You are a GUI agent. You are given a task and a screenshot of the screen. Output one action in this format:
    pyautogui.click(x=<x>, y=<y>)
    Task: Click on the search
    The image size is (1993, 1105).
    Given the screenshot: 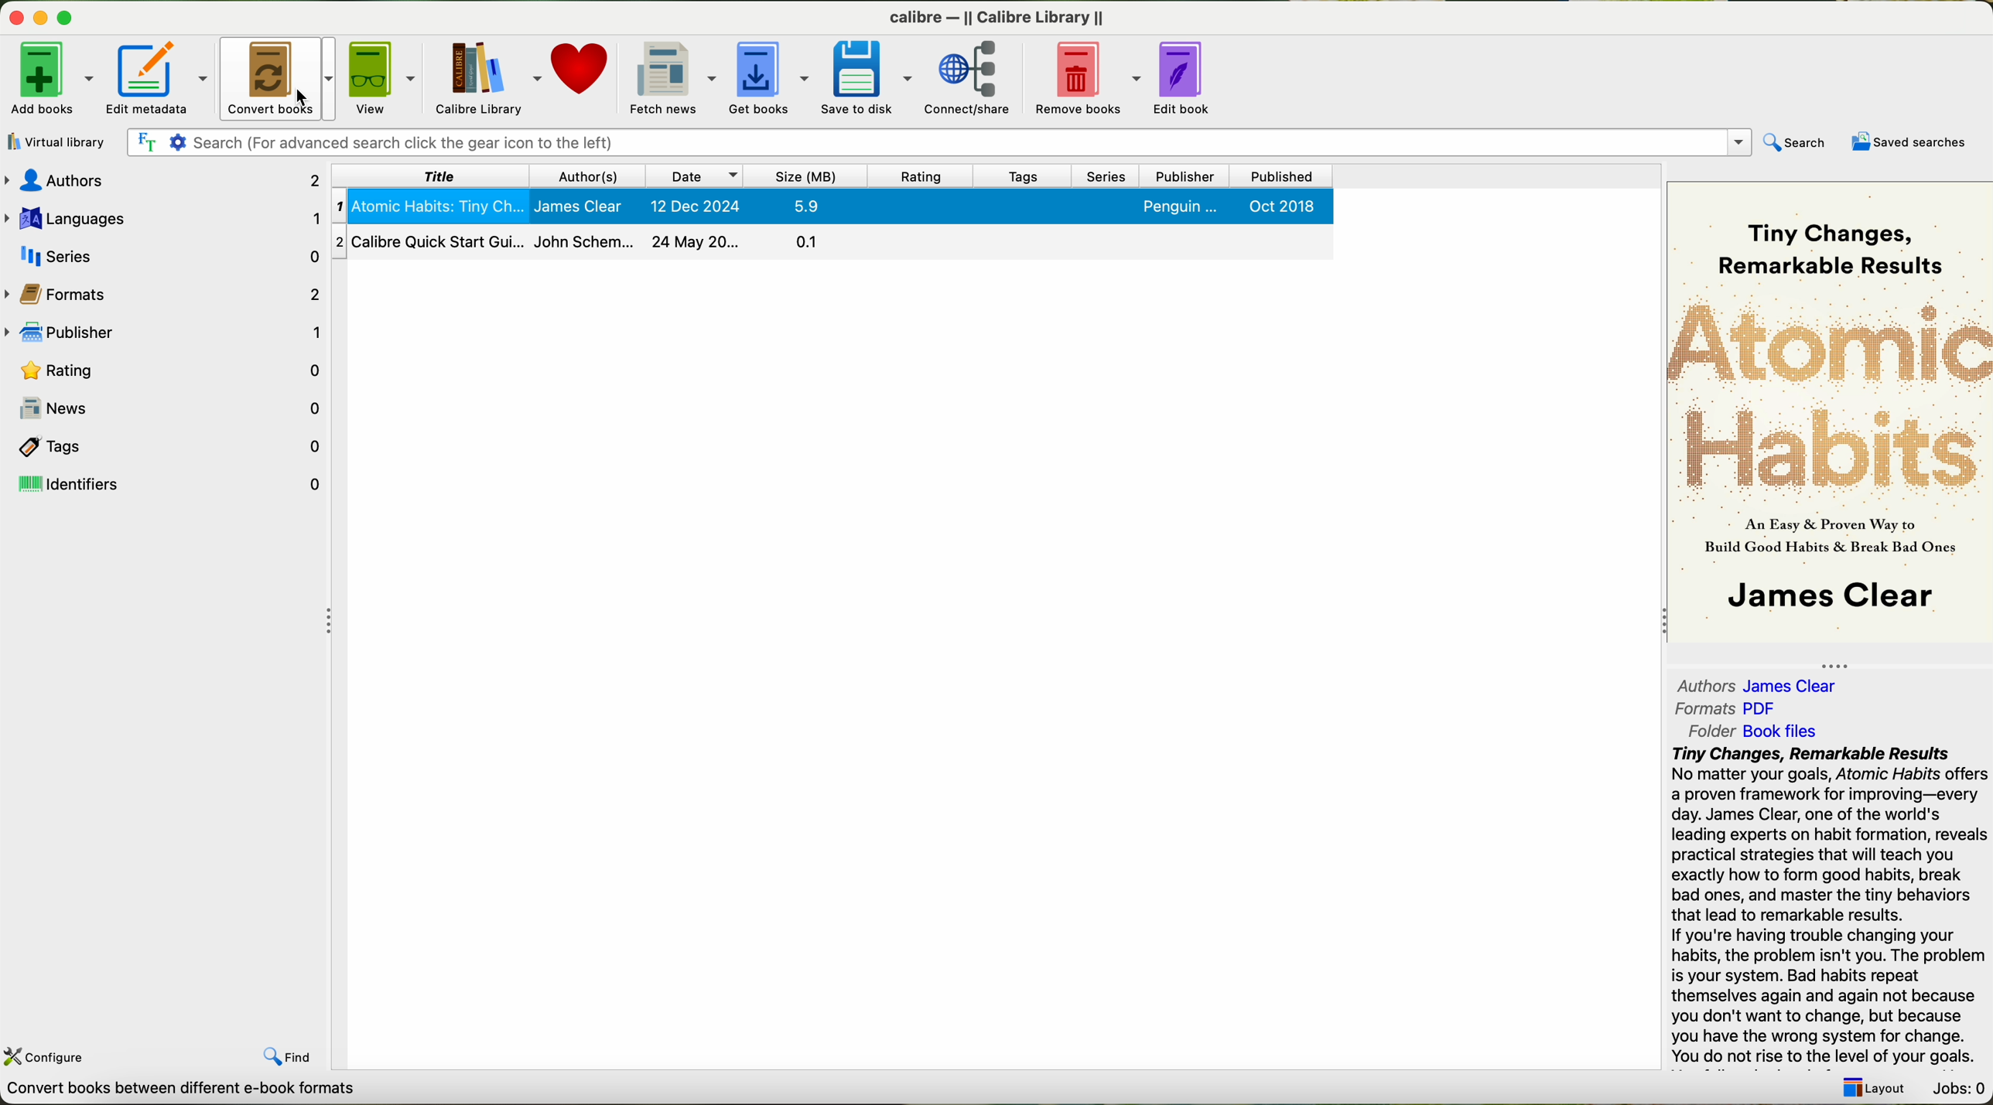 What is the action you would take?
    pyautogui.click(x=1795, y=144)
    